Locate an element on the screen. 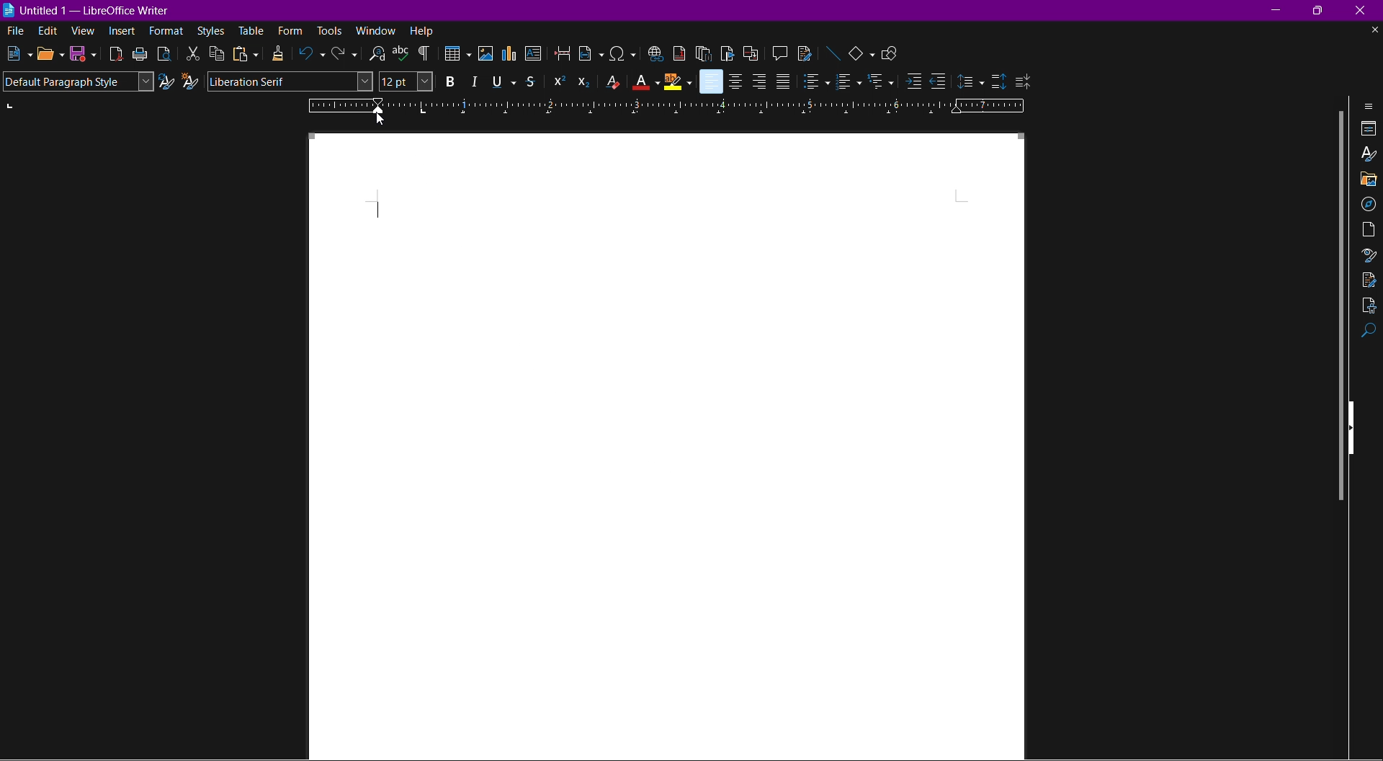  window is located at coordinates (377, 30).